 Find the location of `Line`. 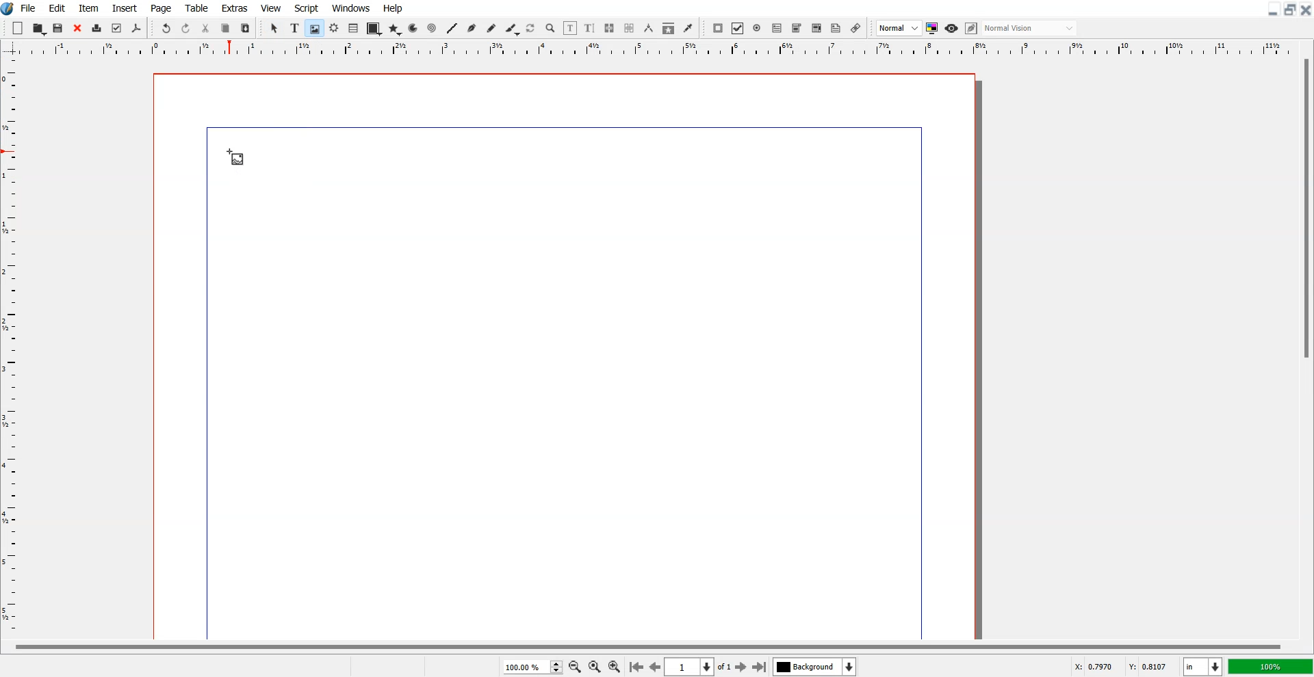

Line is located at coordinates (452, 28).